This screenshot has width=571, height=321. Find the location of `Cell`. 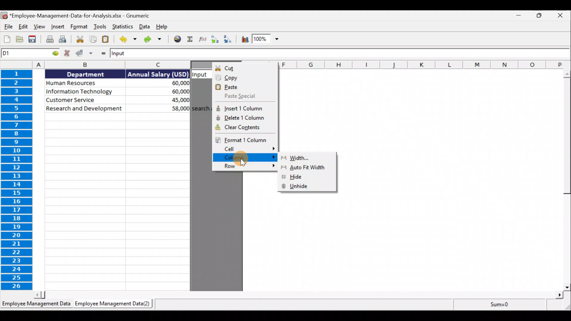

Cell is located at coordinates (245, 150).